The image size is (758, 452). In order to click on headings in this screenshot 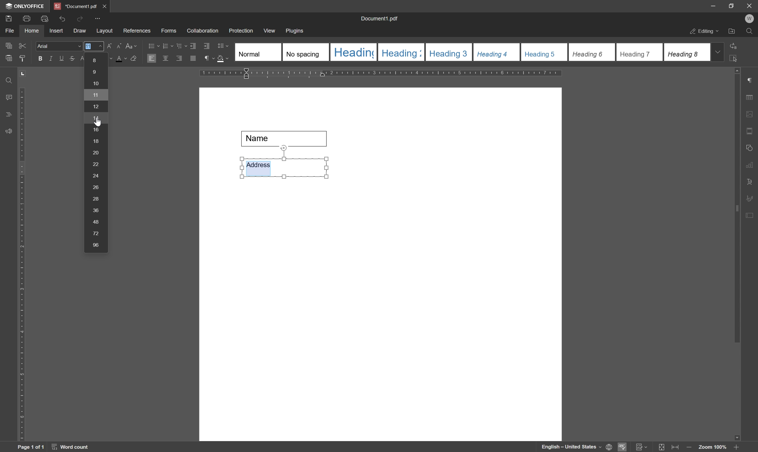, I will do `click(7, 115)`.